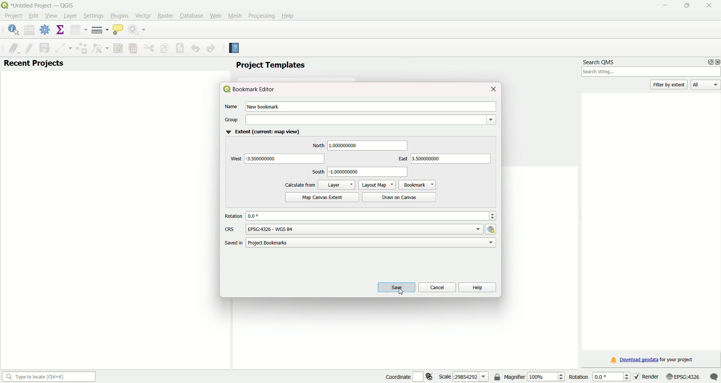  What do you see at coordinates (81, 48) in the screenshot?
I see `add feature` at bounding box center [81, 48].